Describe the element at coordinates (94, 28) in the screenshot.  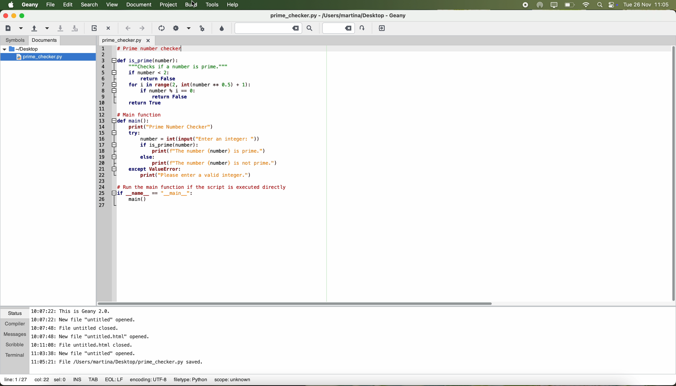
I see `reload the current file from disk` at that location.